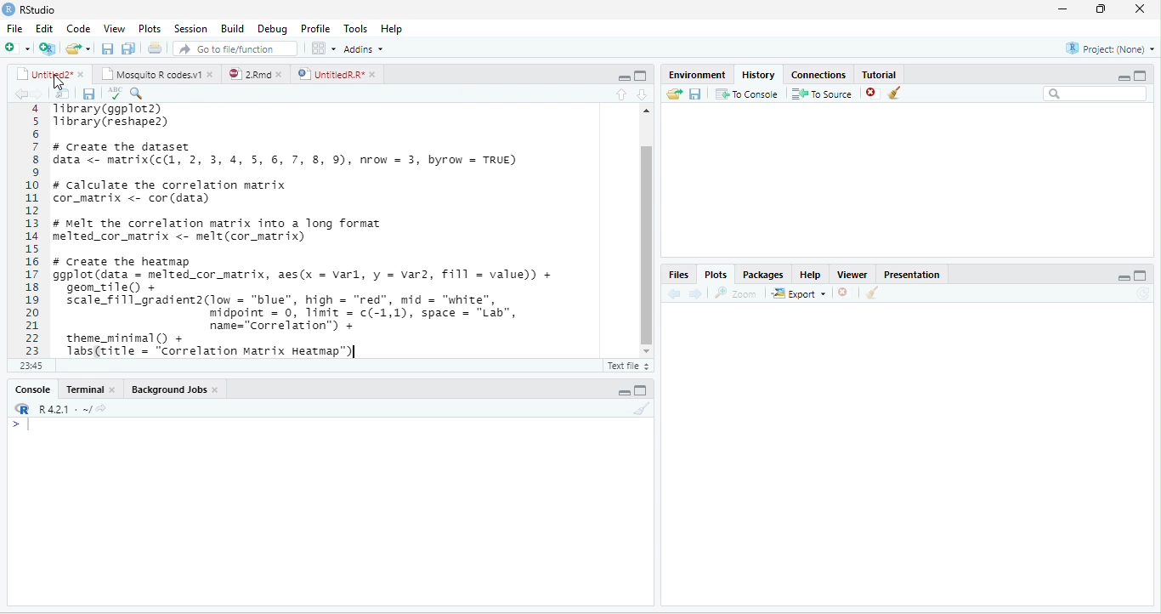 The image size is (1161, 614). I want to click on plots, so click(150, 28).